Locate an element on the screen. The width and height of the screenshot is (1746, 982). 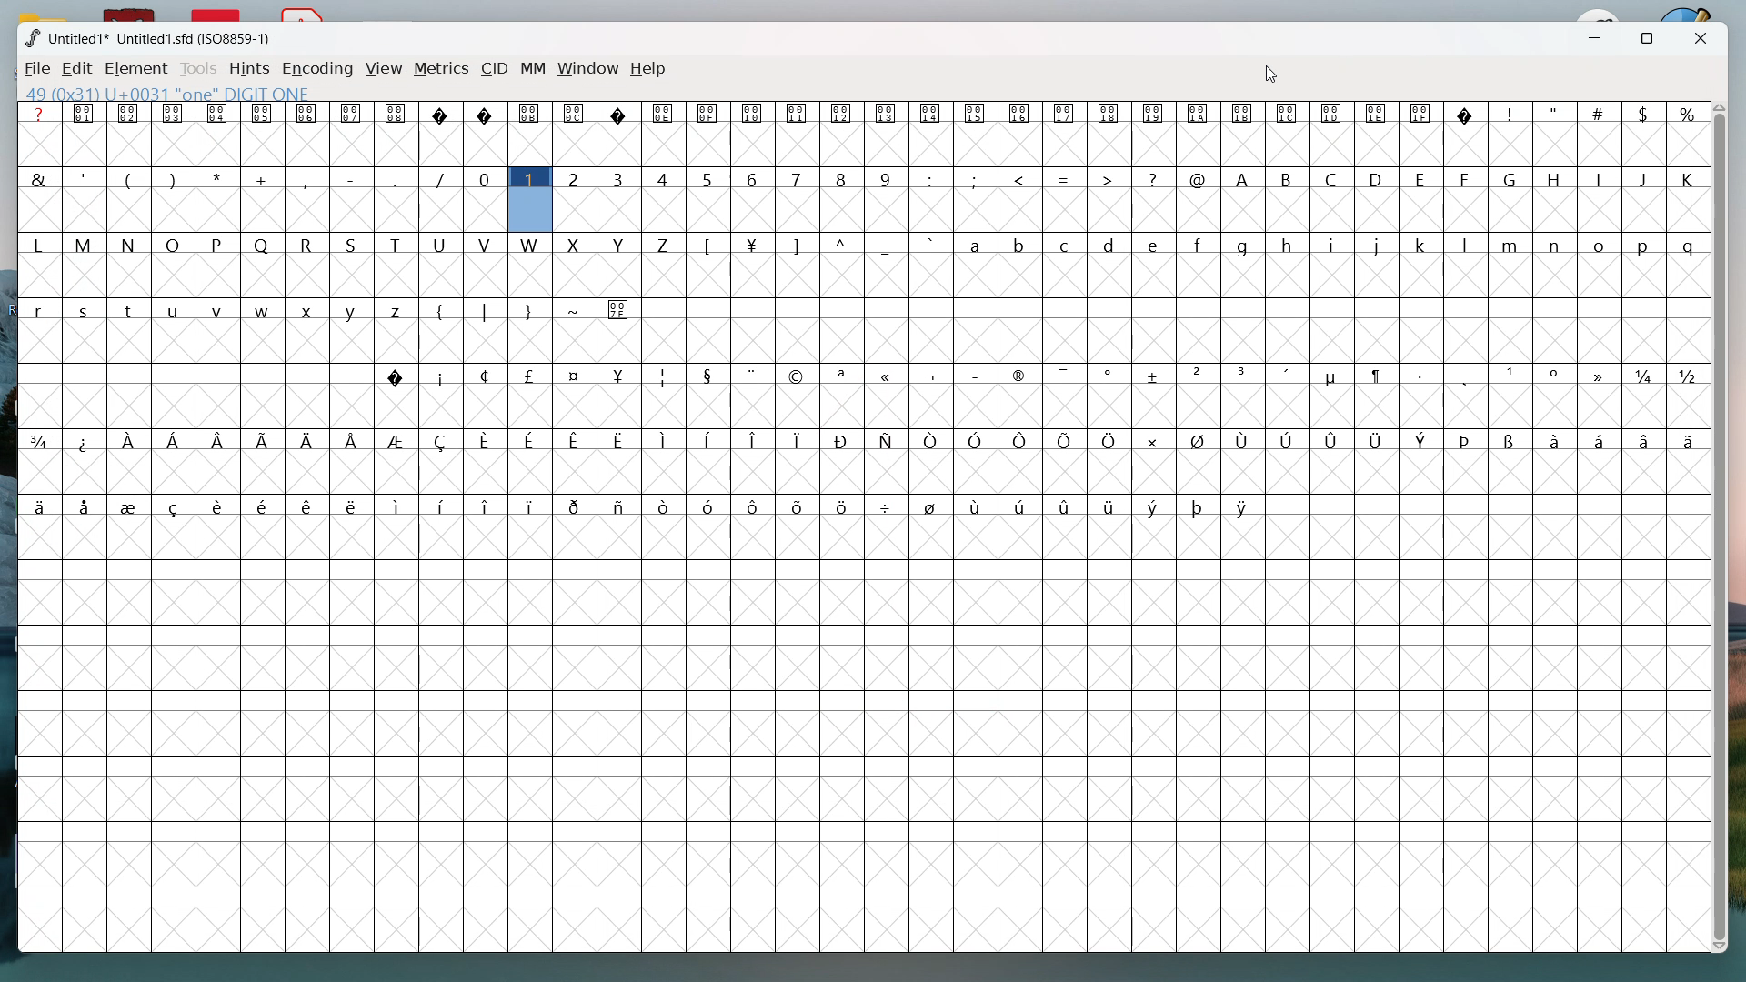
symbol is located at coordinates (1153, 113).